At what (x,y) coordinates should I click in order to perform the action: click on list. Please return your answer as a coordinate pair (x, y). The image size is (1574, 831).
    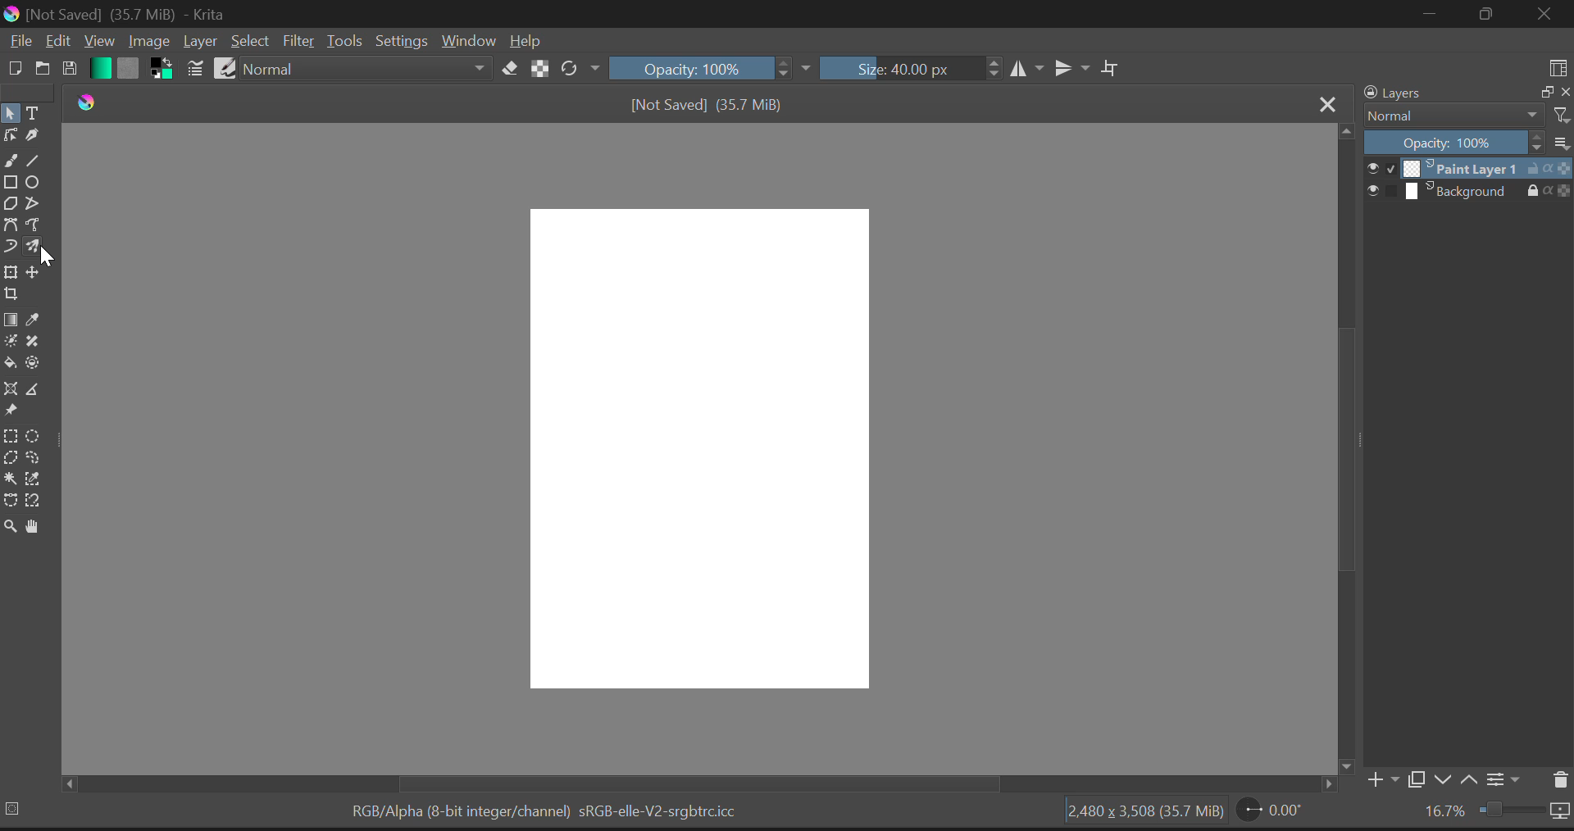
    Looking at the image, I should click on (1560, 143).